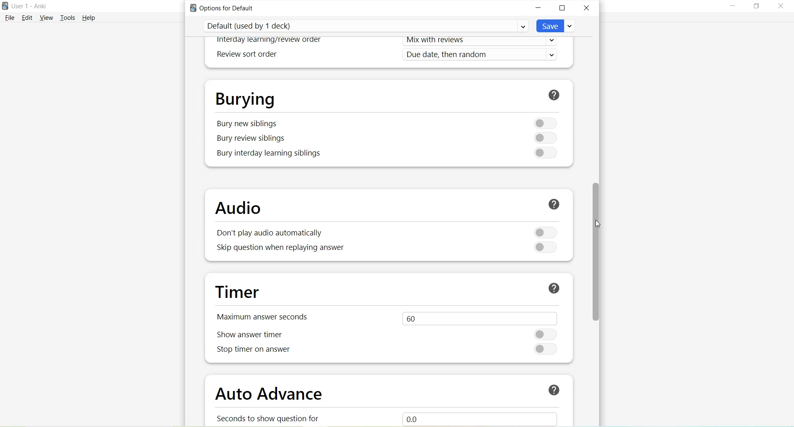 Image resolution: width=794 pixels, height=427 pixels. I want to click on Edit, so click(28, 17).